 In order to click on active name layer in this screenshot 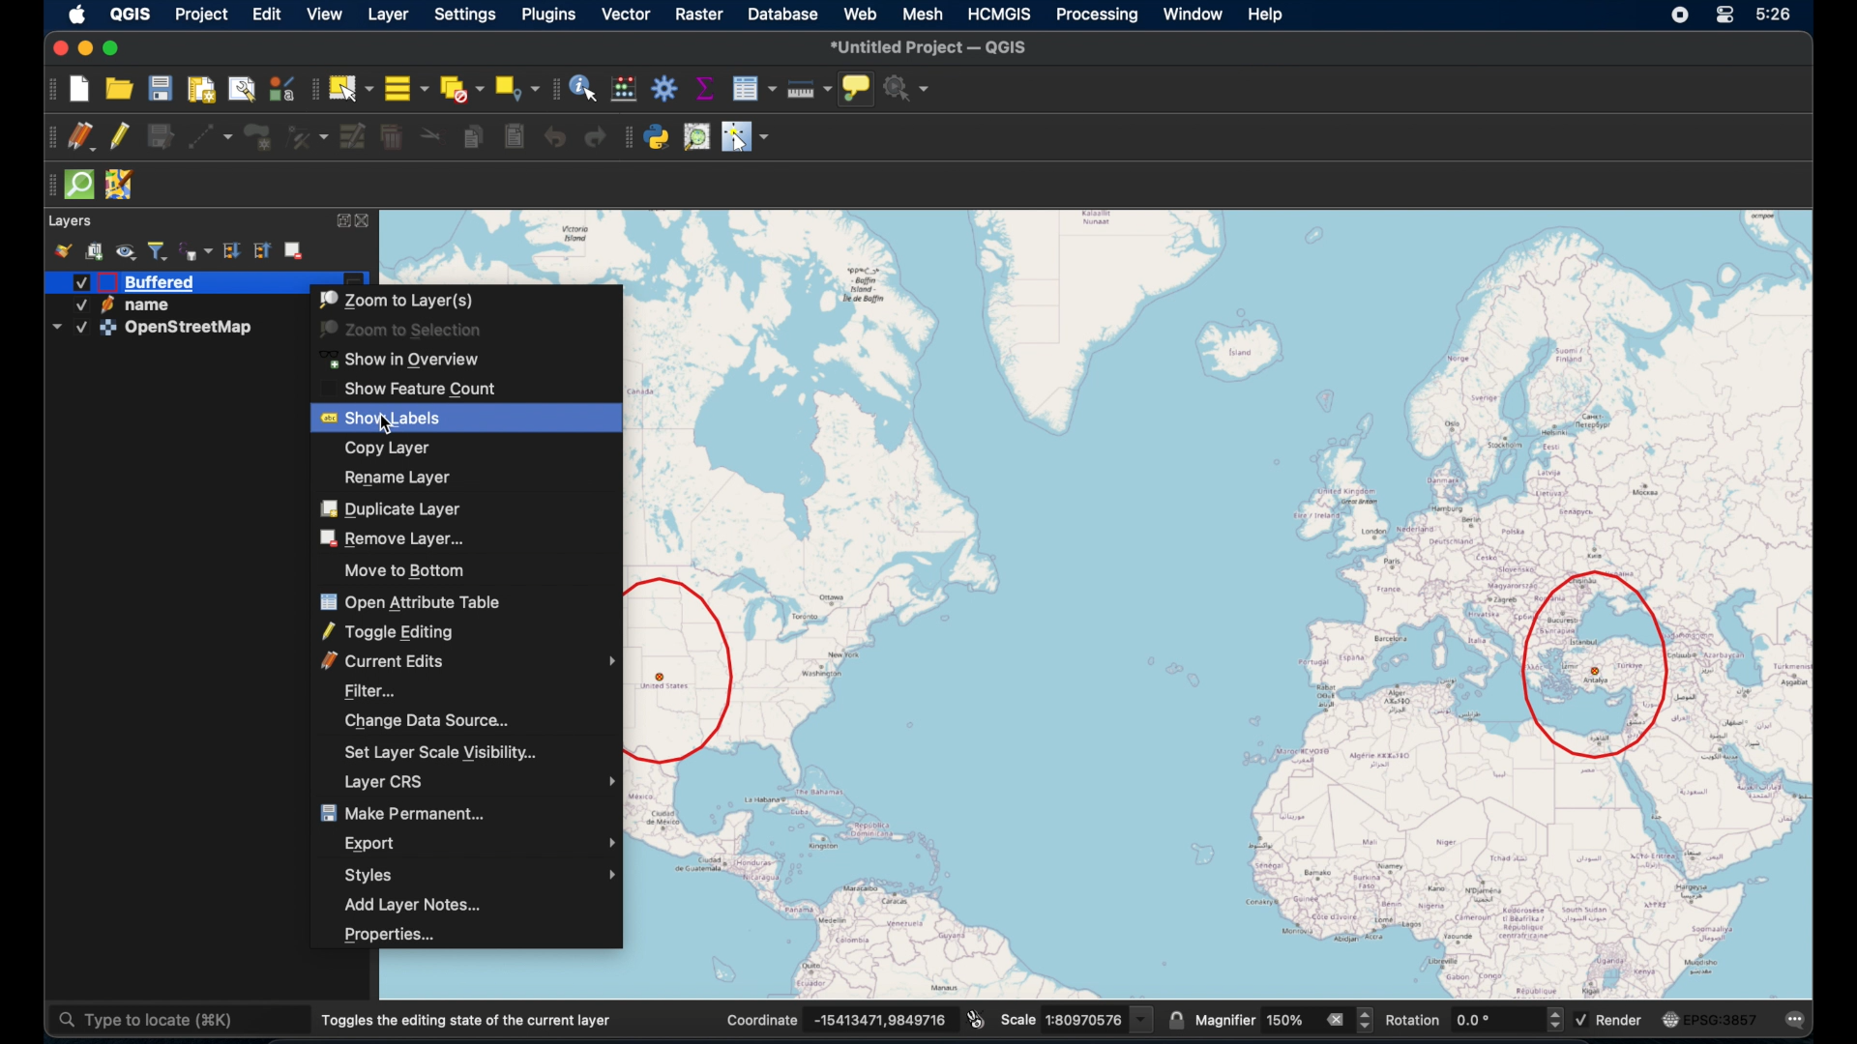, I will do `click(118, 304)`.